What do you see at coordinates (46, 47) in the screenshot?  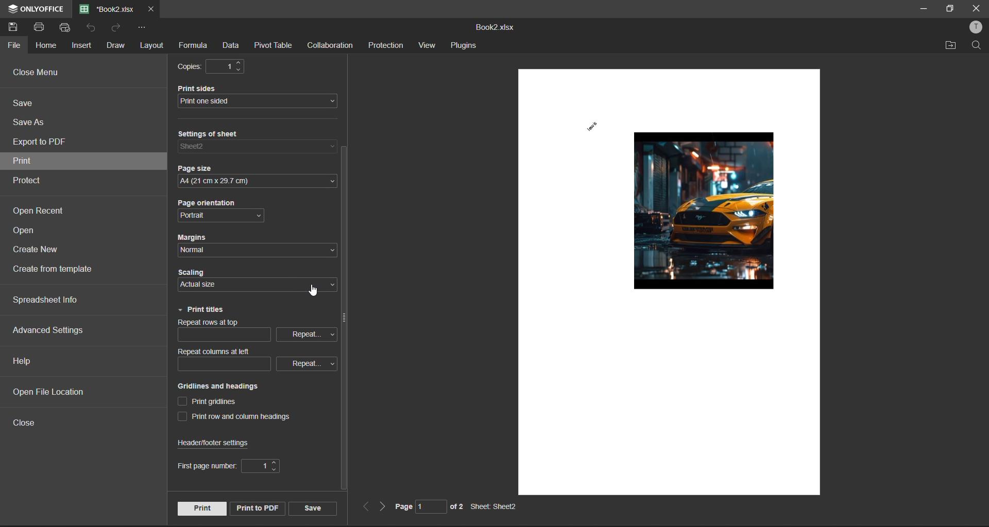 I see `home` at bounding box center [46, 47].